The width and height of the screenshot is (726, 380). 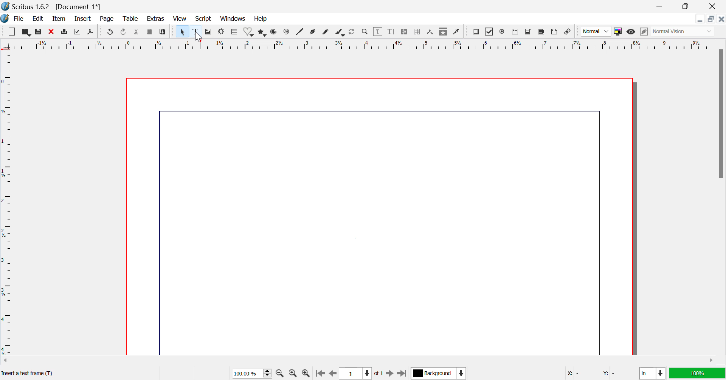 What do you see at coordinates (281, 374) in the screenshot?
I see `Zoom Out` at bounding box center [281, 374].